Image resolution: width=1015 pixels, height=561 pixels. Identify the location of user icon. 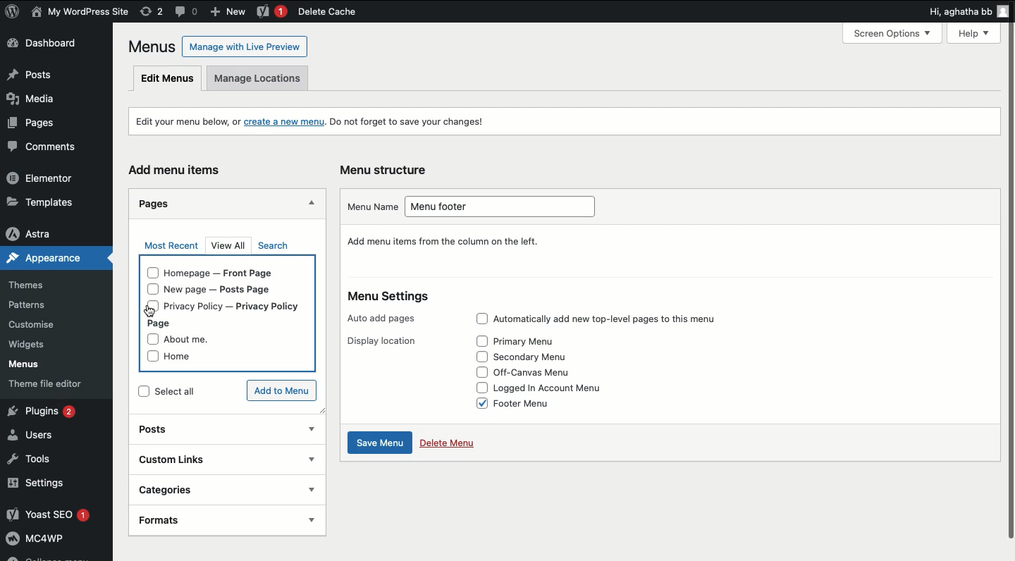
(1004, 13).